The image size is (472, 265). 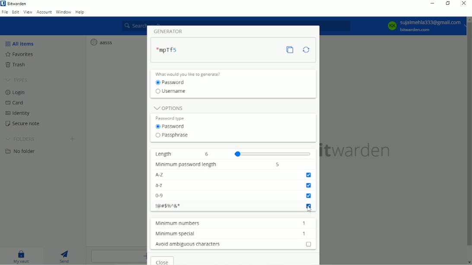 I want to click on Minimum special characters, so click(x=177, y=234).